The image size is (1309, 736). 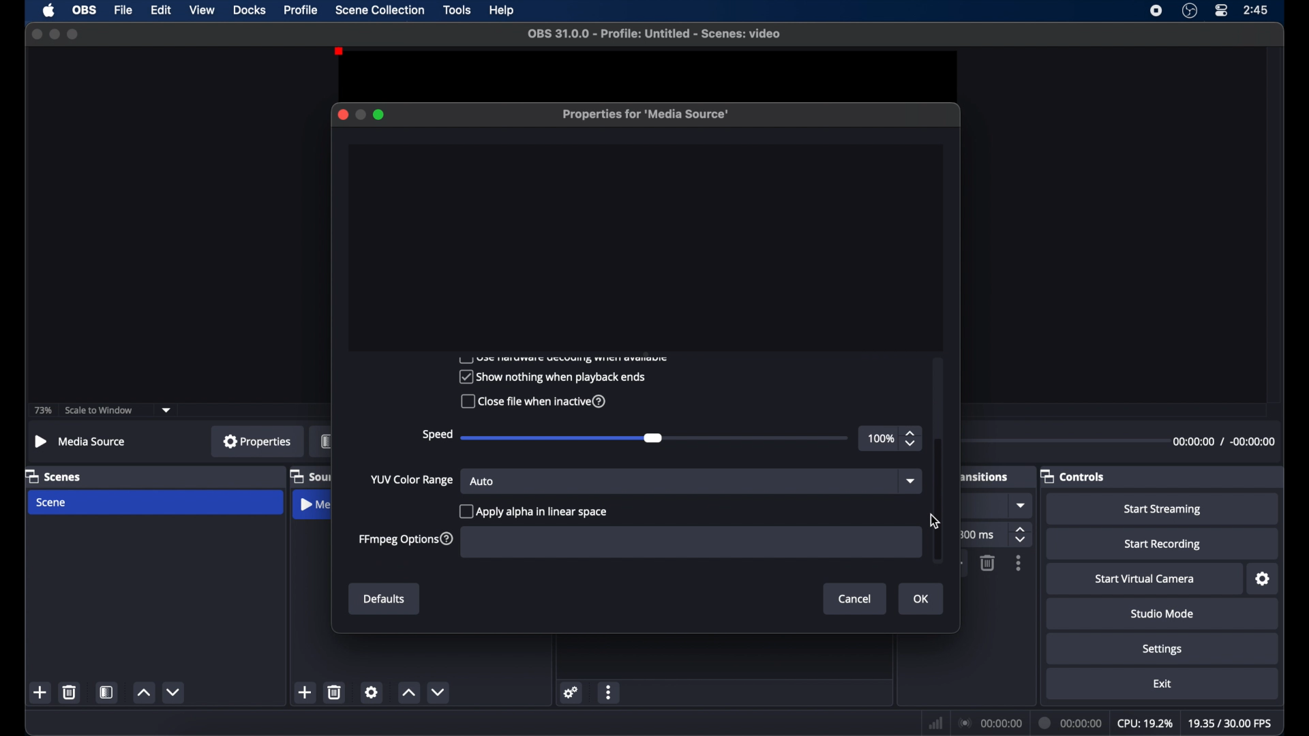 What do you see at coordinates (54, 476) in the screenshot?
I see `scenes` at bounding box center [54, 476].